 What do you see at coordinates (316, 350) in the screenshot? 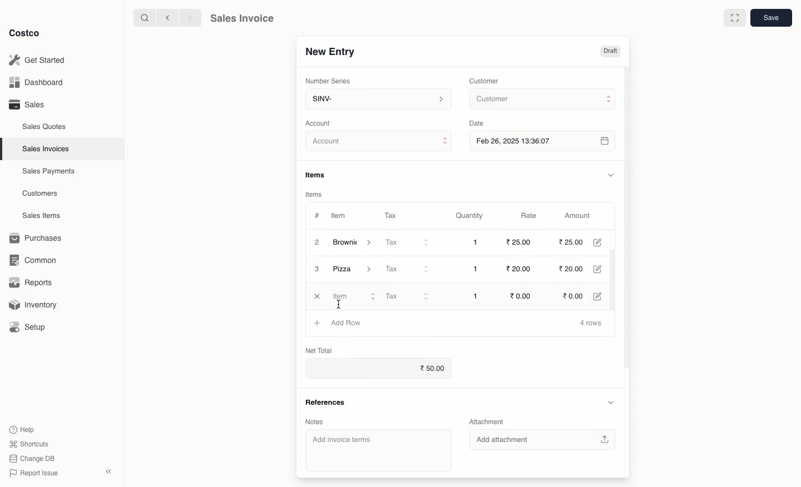
I see `Net Total` at bounding box center [316, 350].